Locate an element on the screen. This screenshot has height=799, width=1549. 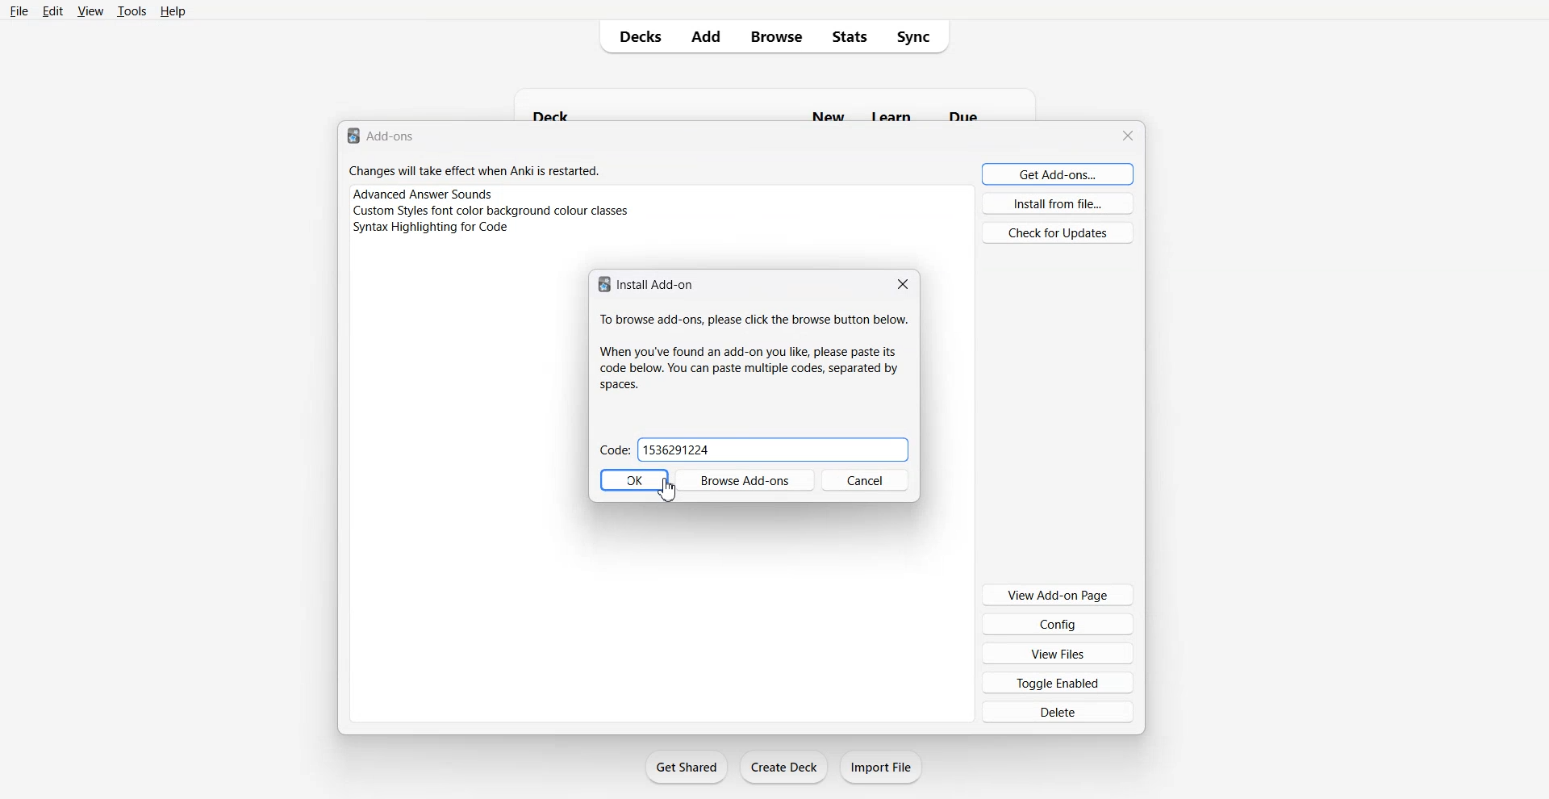
Sync is located at coordinates (918, 36).